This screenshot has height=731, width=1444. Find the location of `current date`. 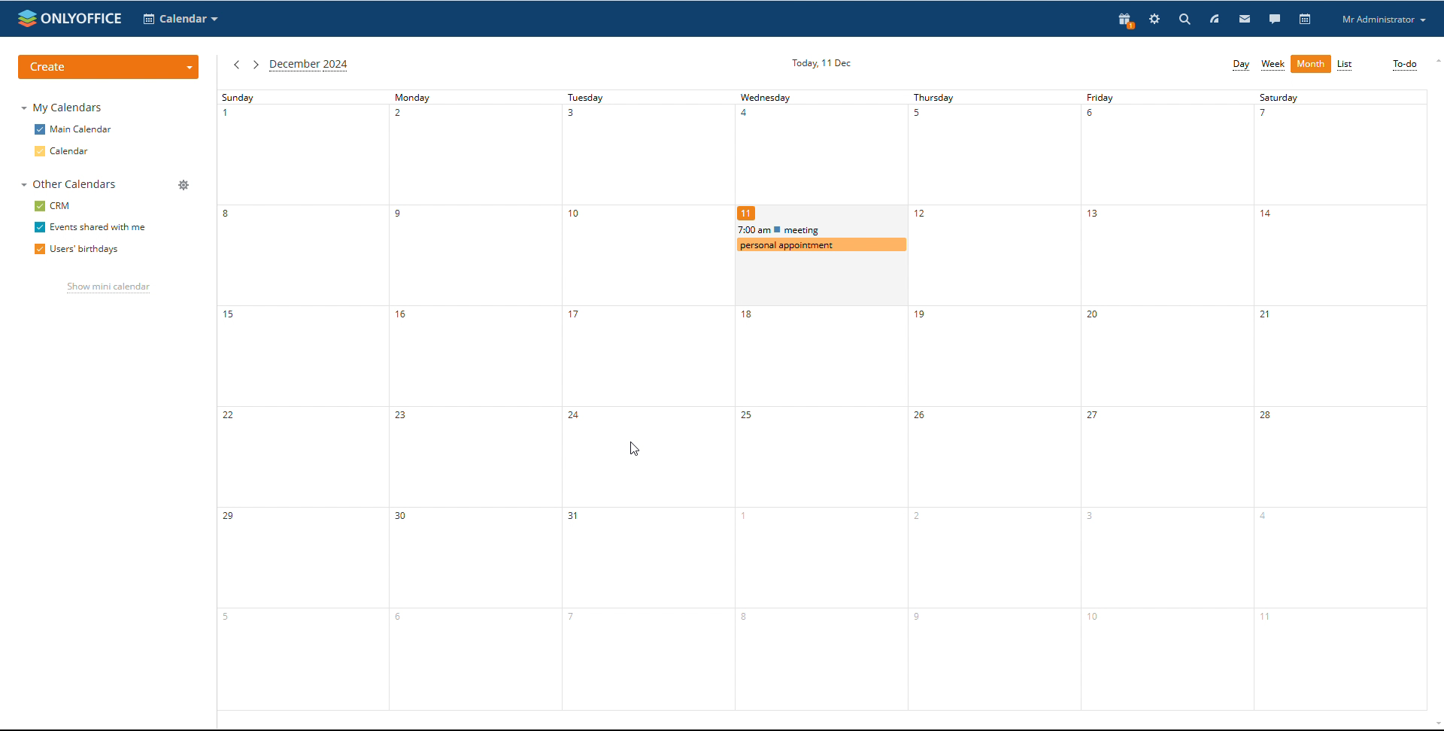

current date is located at coordinates (821, 63).